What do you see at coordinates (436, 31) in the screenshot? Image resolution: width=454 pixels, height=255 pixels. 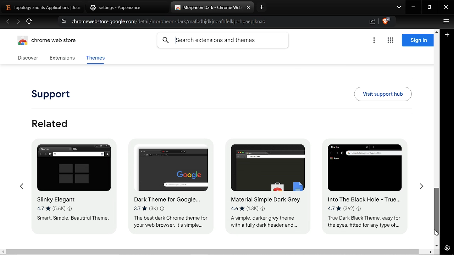 I see `Move up` at bounding box center [436, 31].